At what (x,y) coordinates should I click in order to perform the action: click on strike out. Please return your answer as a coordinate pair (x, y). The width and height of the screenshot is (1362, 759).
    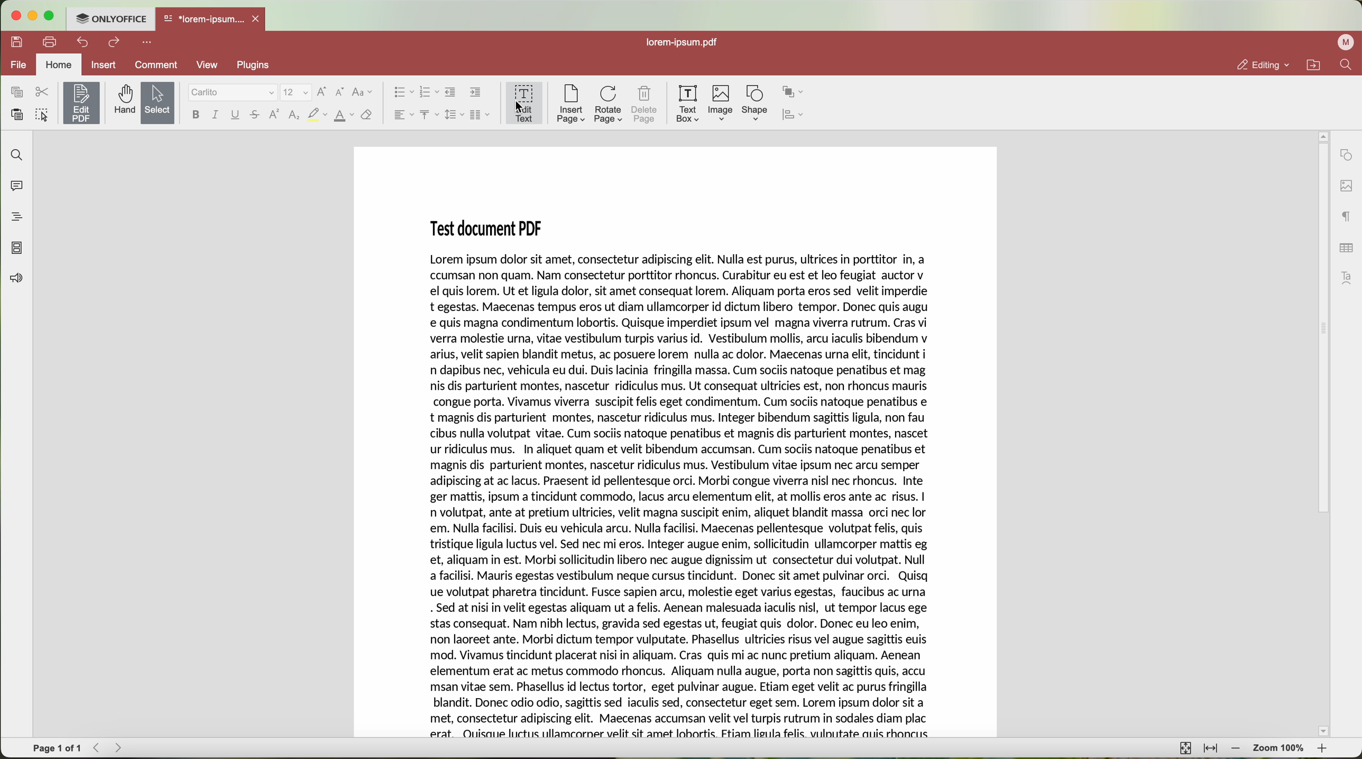
    Looking at the image, I should click on (257, 115).